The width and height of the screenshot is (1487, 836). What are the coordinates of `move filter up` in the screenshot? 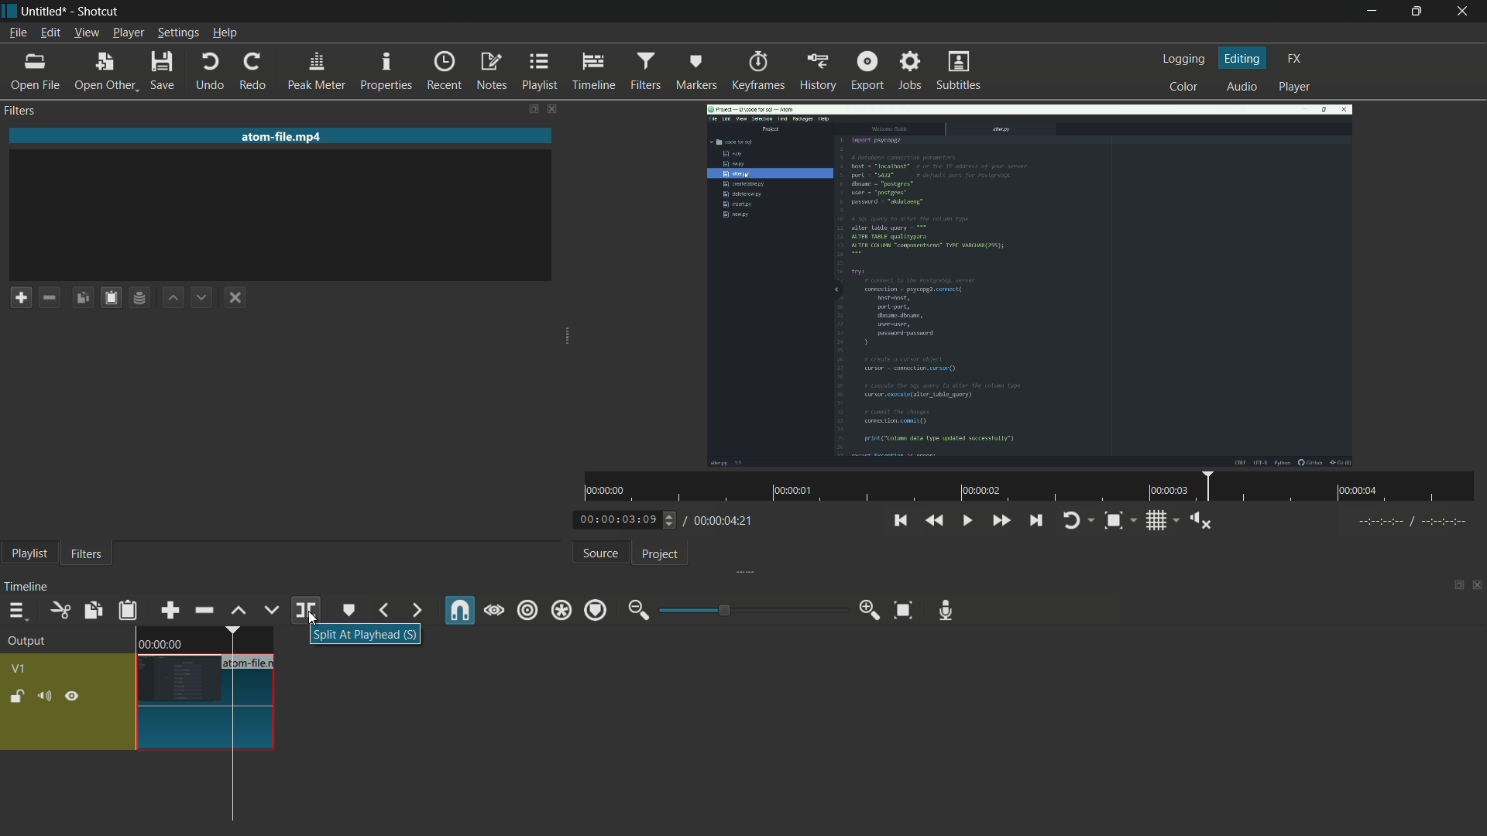 It's located at (174, 297).